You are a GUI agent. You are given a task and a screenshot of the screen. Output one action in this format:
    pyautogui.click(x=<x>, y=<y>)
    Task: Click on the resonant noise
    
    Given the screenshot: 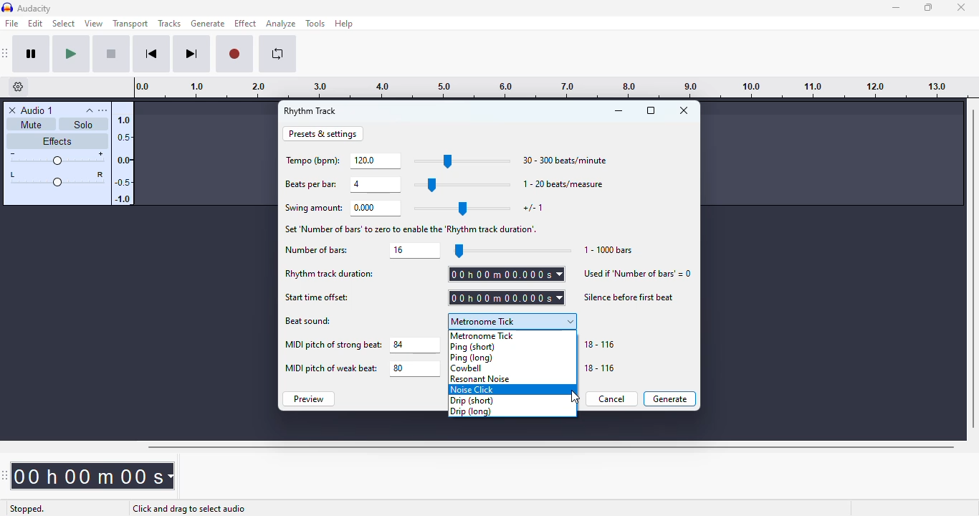 What is the action you would take?
    pyautogui.click(x=510, y=379)
    